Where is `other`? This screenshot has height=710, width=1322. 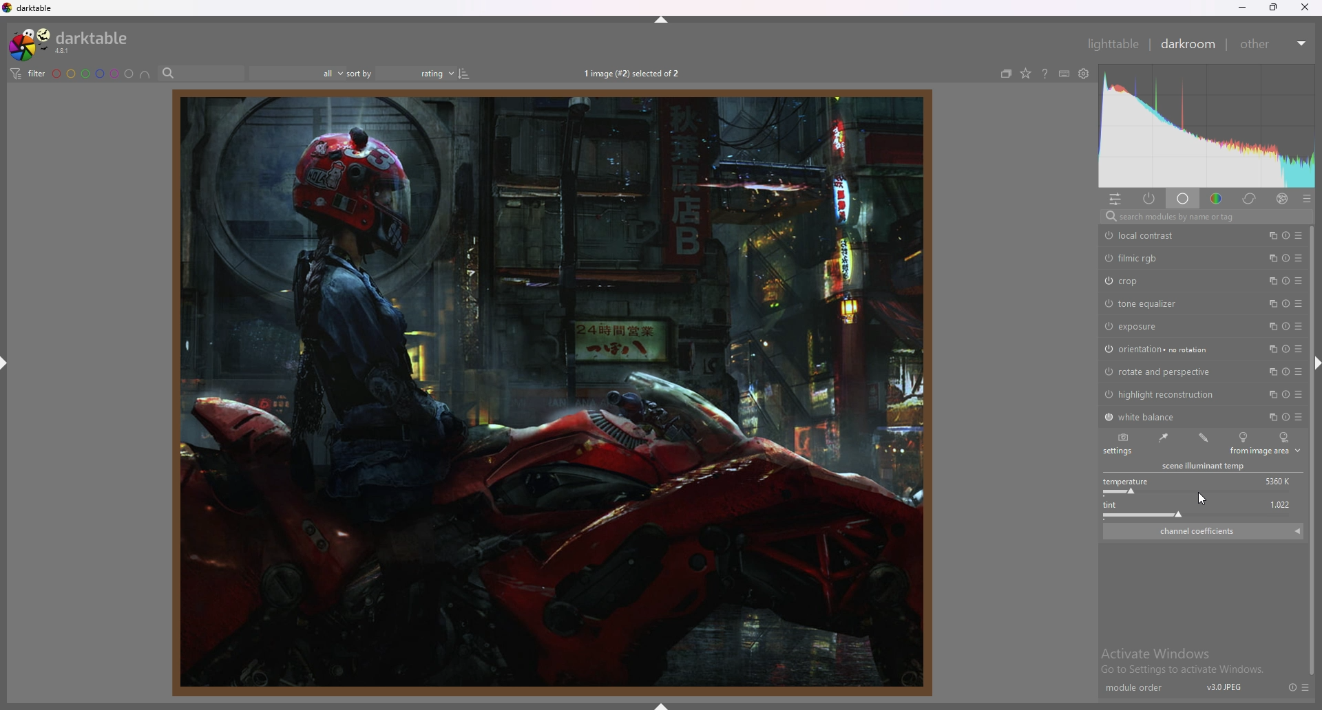
other is located at coordinates (1274, 44).